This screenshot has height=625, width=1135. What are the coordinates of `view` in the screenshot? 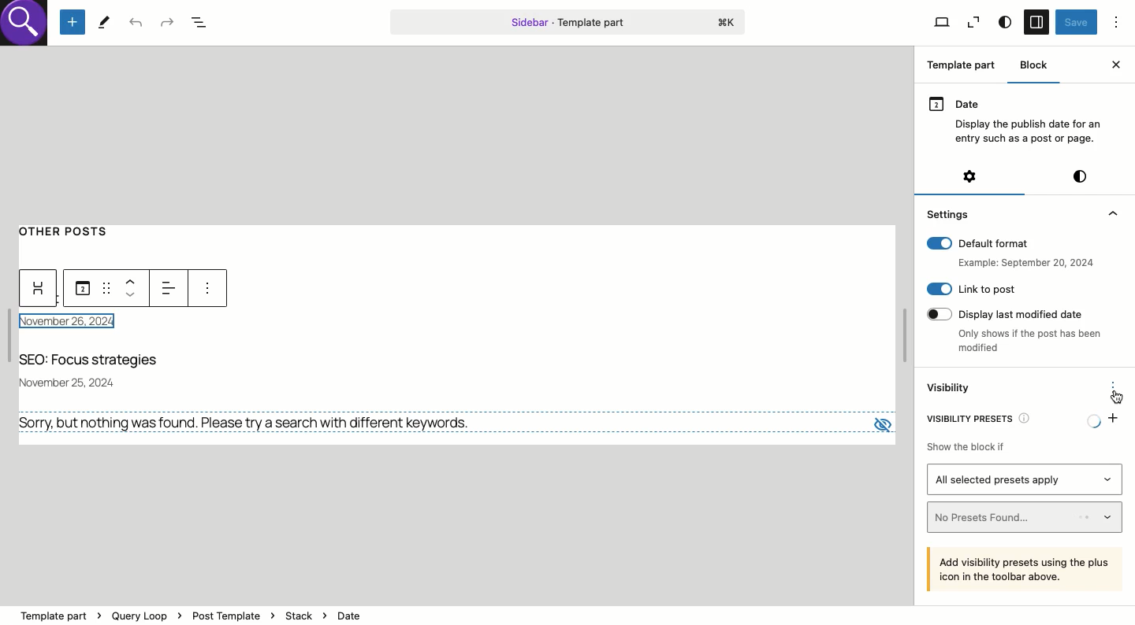 It's located at (880, 420).